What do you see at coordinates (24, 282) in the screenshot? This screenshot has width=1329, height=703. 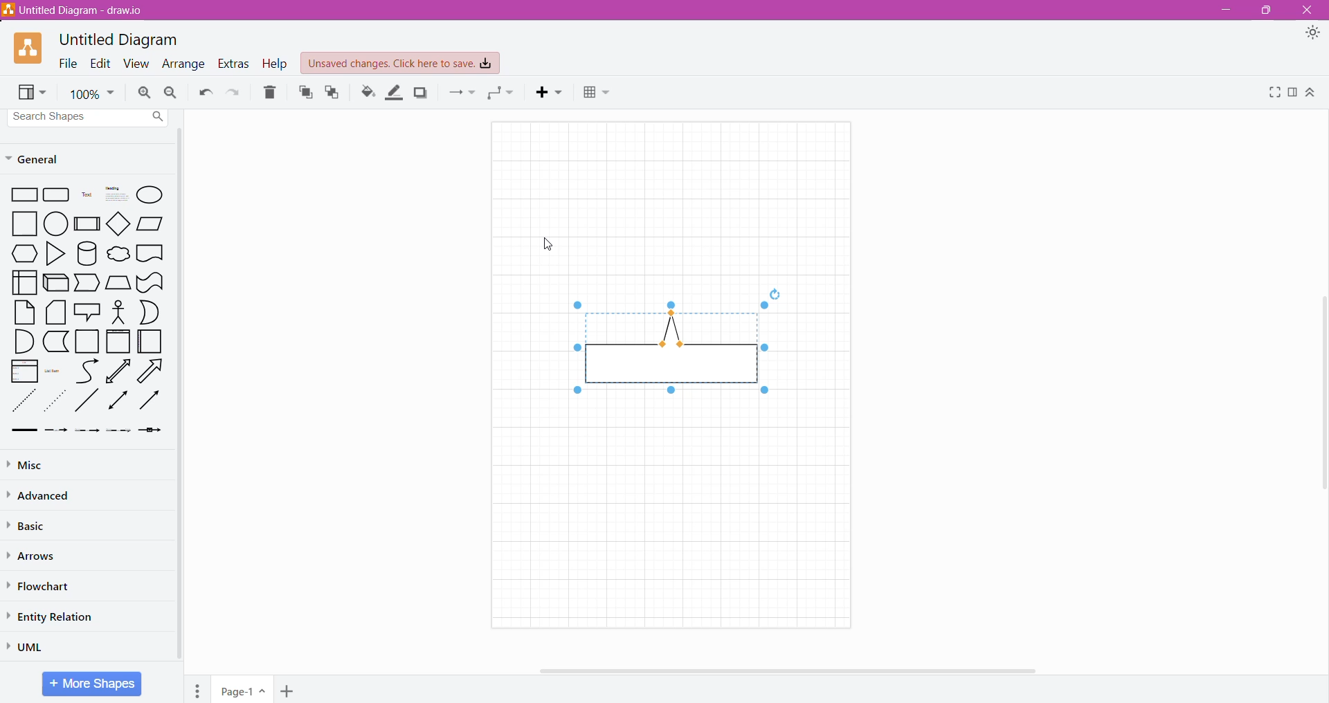 I see `user interface` at bounding box center [24, 282].